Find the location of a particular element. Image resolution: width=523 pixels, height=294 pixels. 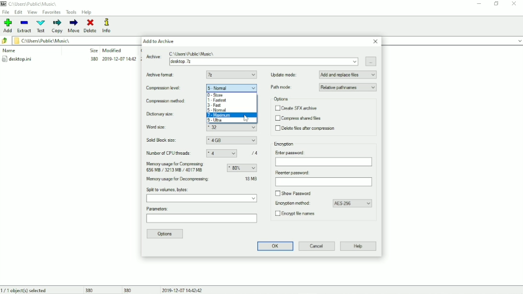

Path mode is located at coordinates (283, 87).